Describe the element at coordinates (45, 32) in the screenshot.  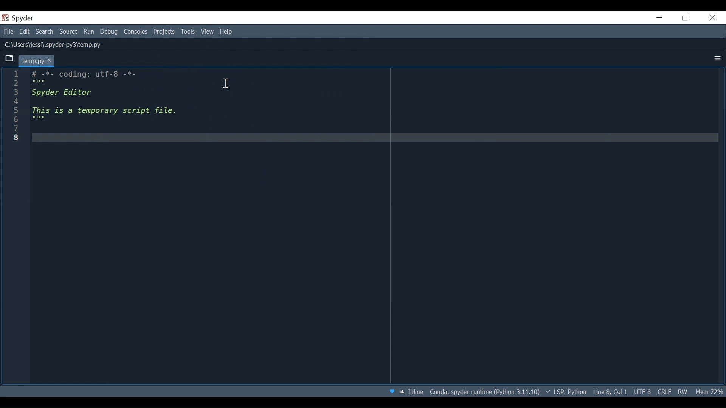
I see `Search` at that location.